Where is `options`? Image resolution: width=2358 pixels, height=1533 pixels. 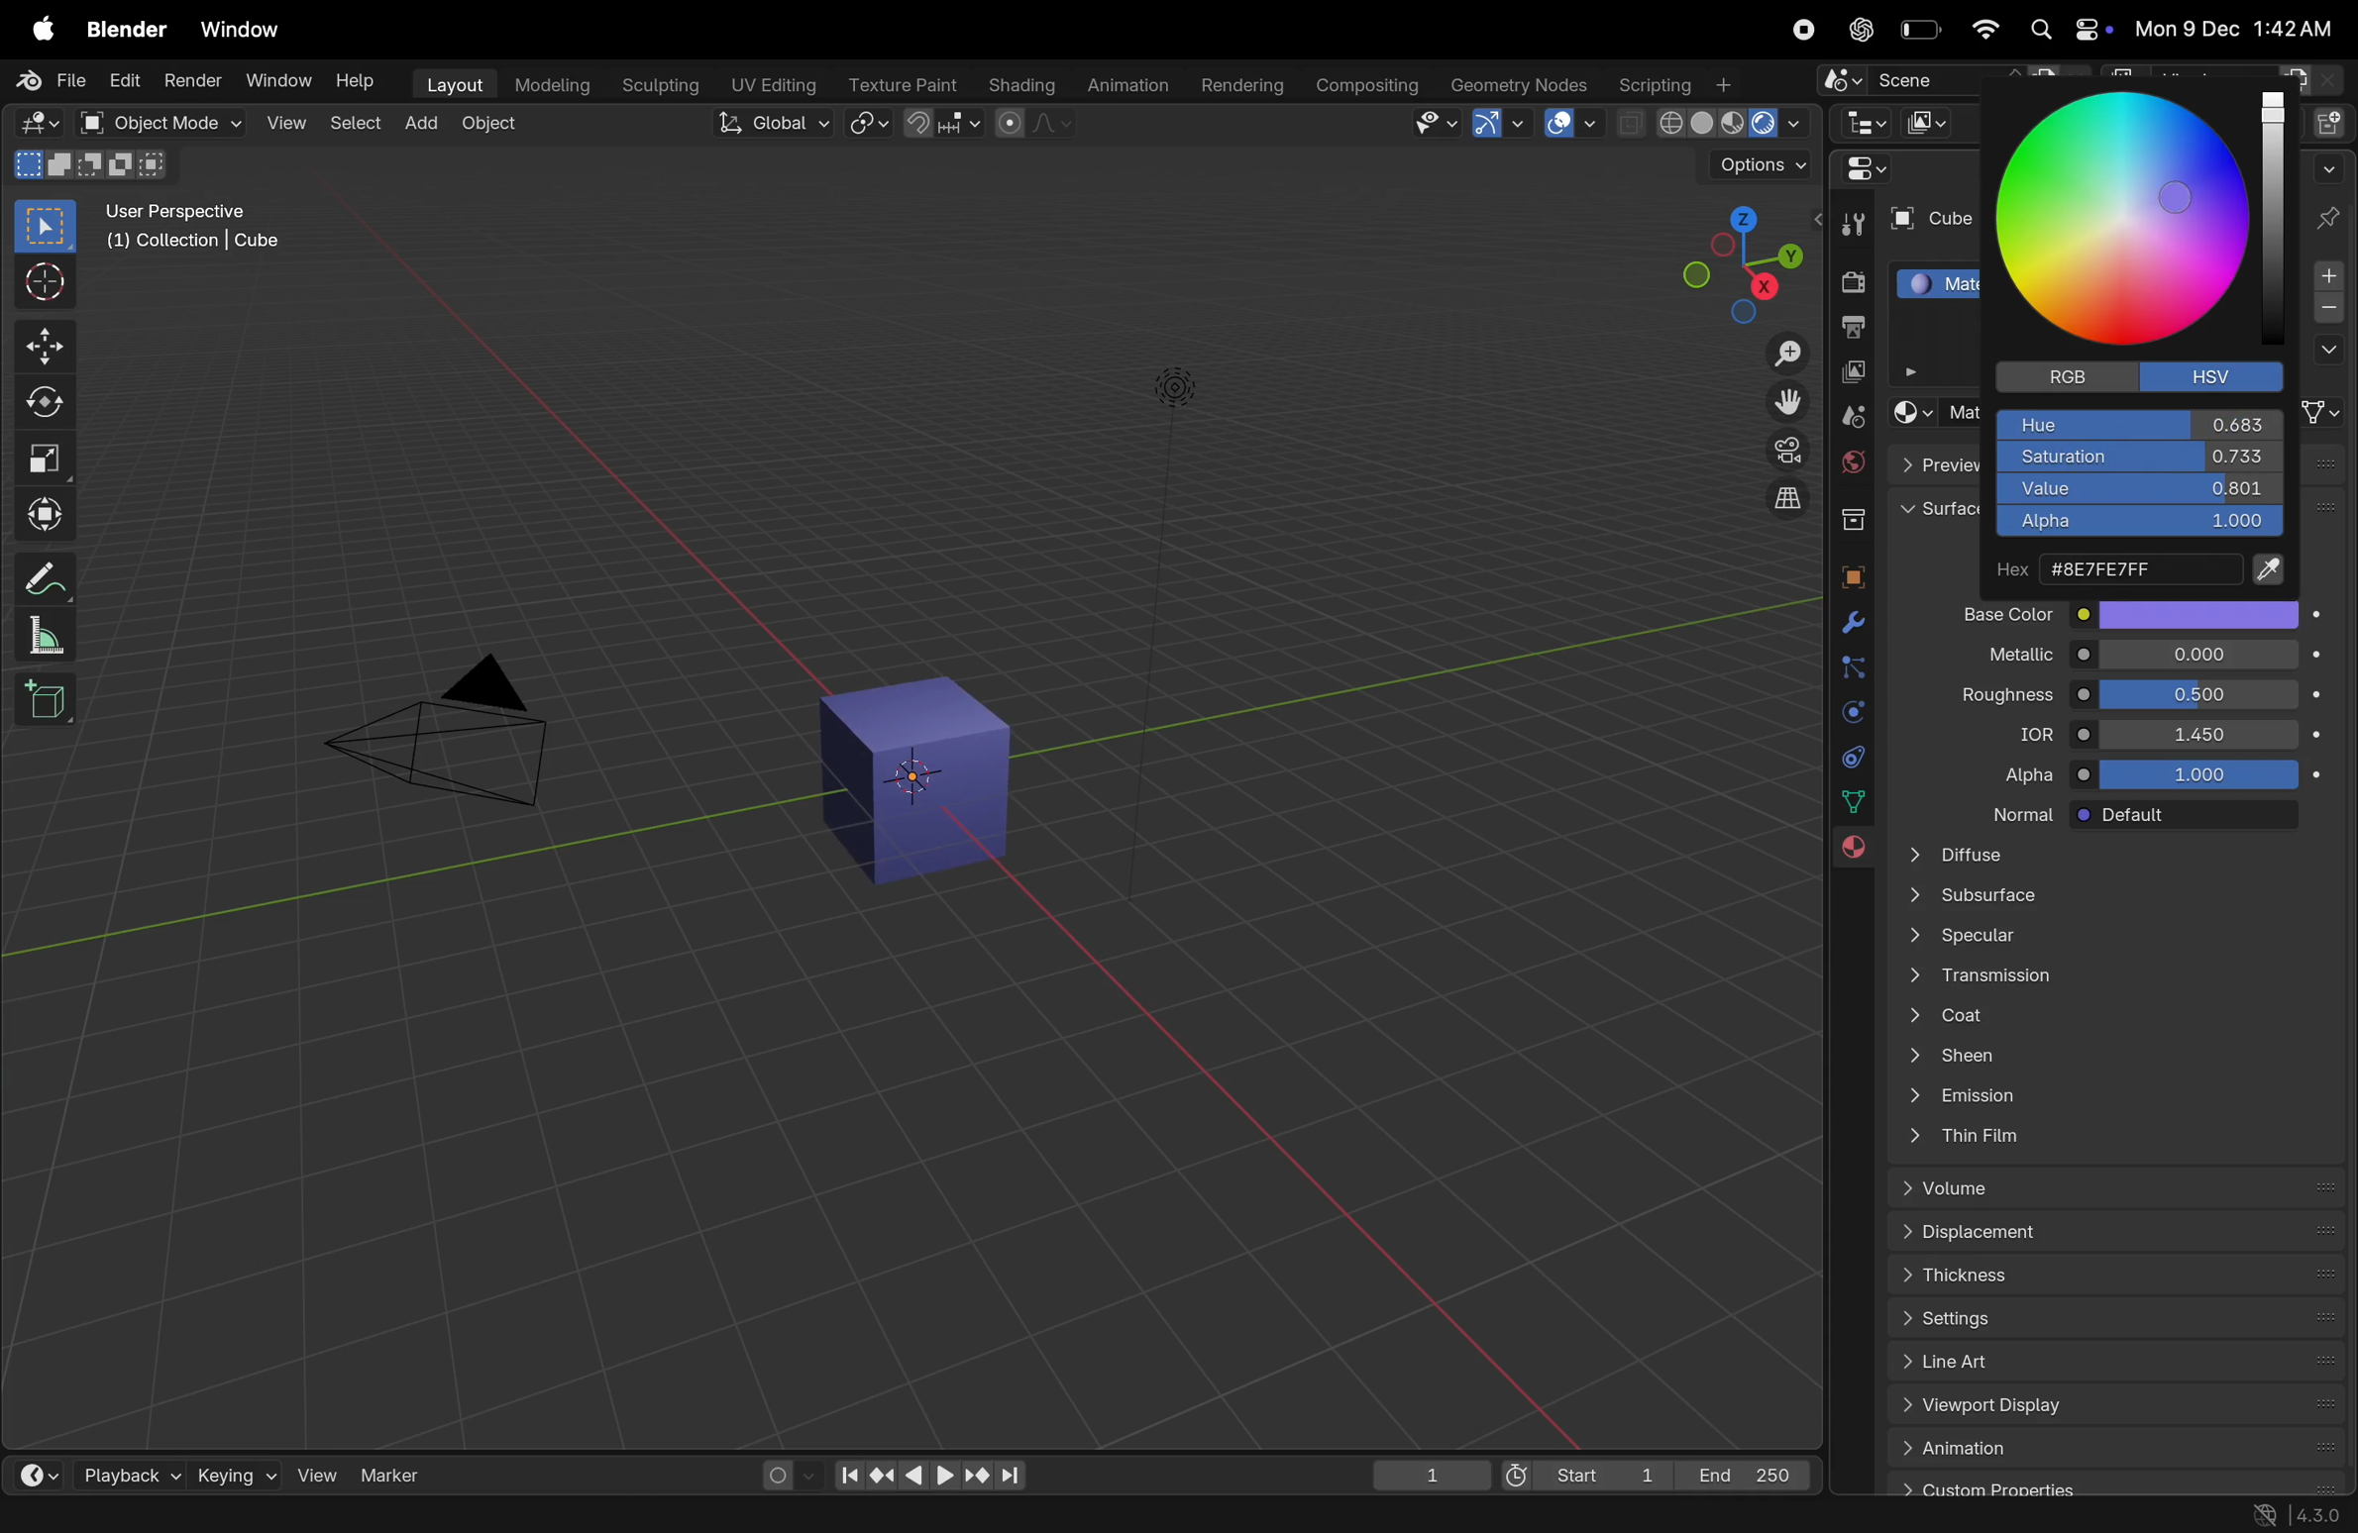 options is located at coordinates (1759, 166).